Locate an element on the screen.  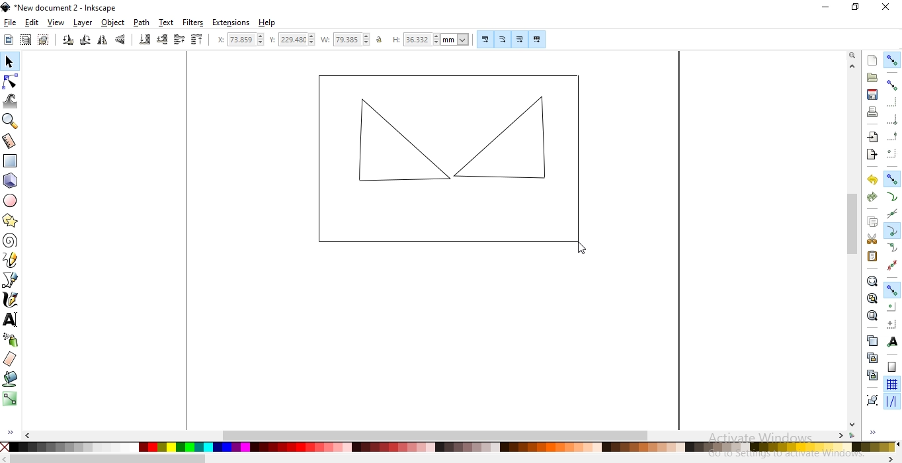
when scaling rectangles, scale the radii of rounded corners is located at coordinates (503, 40).